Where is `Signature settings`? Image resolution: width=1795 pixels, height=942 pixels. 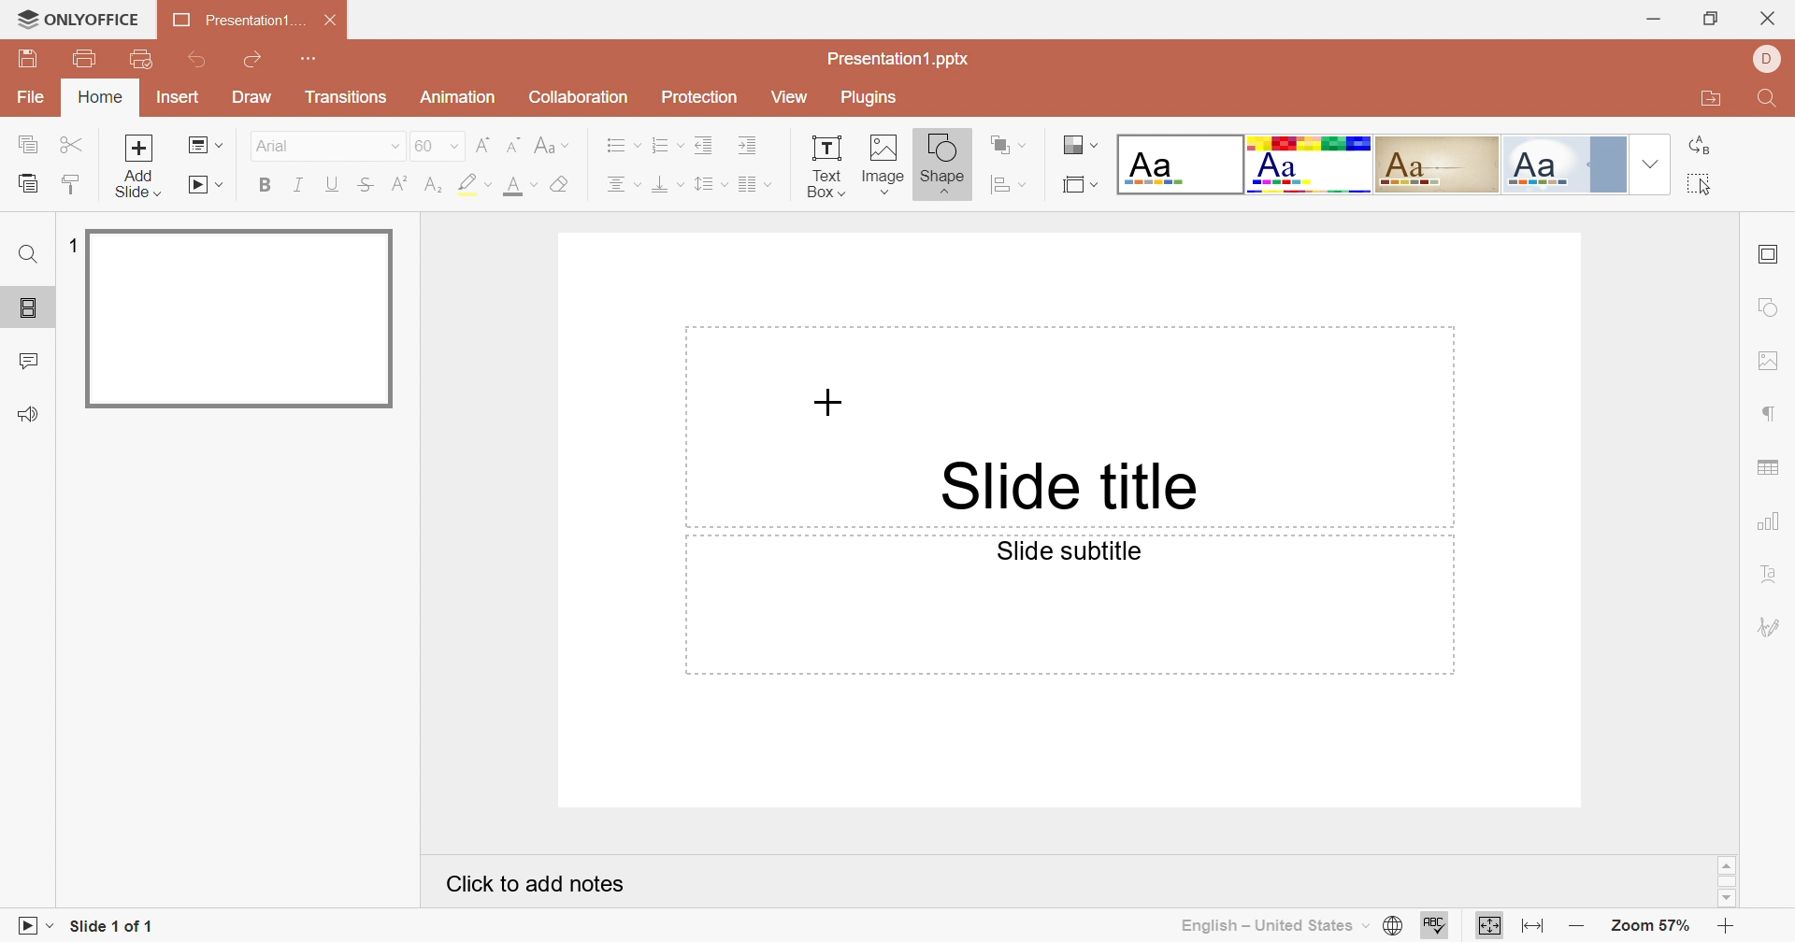
Signature settings is located at coordinates (1771, 623).